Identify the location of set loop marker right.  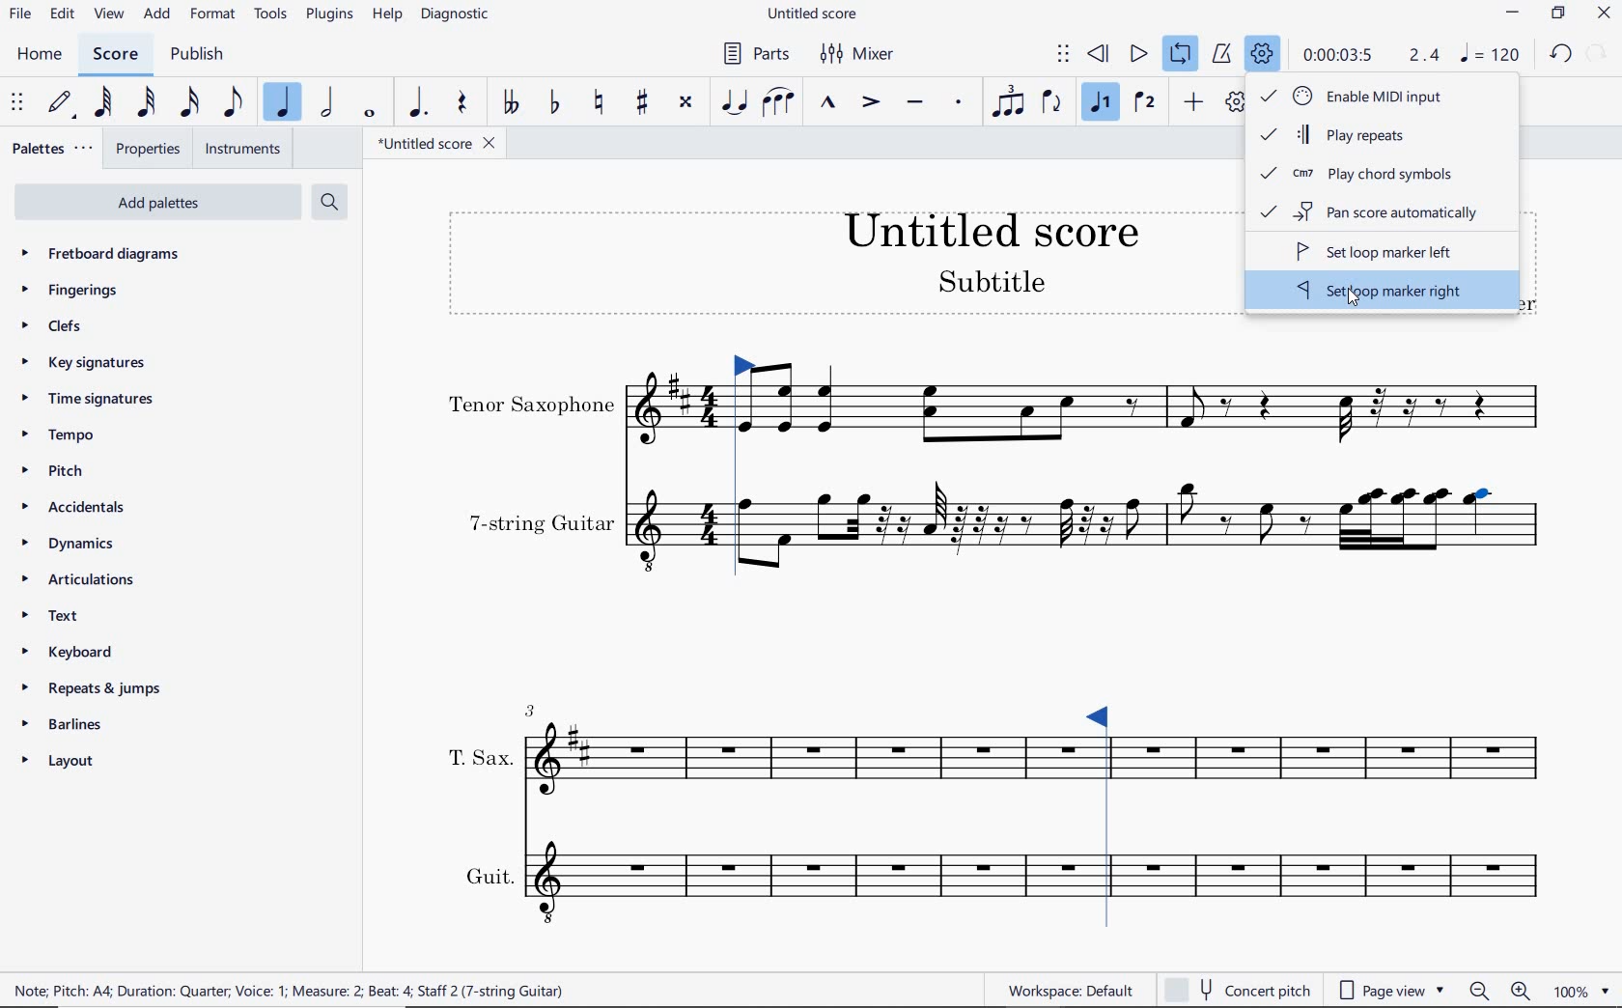
(1385, 294).